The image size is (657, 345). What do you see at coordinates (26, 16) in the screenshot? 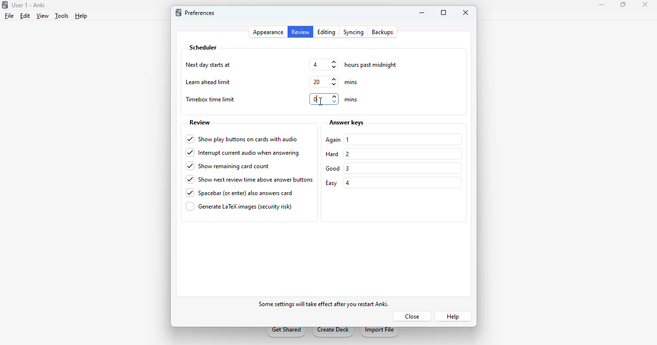
I see `edit` at bounding box center [26, 16].